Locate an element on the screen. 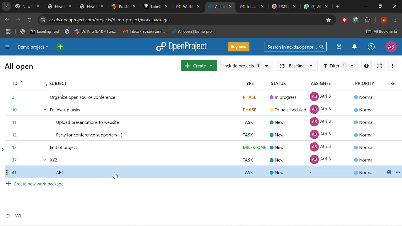 Image resolution: width=402 pixels, height=226 pixels. ID is located at coordinates (18, 83).